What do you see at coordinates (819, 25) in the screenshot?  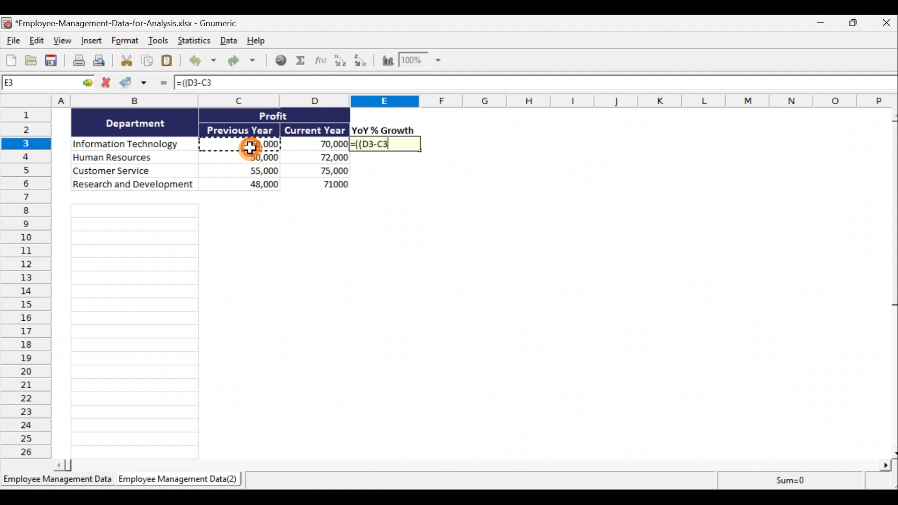 I see `Minimise` at bounding box center [819, 25].